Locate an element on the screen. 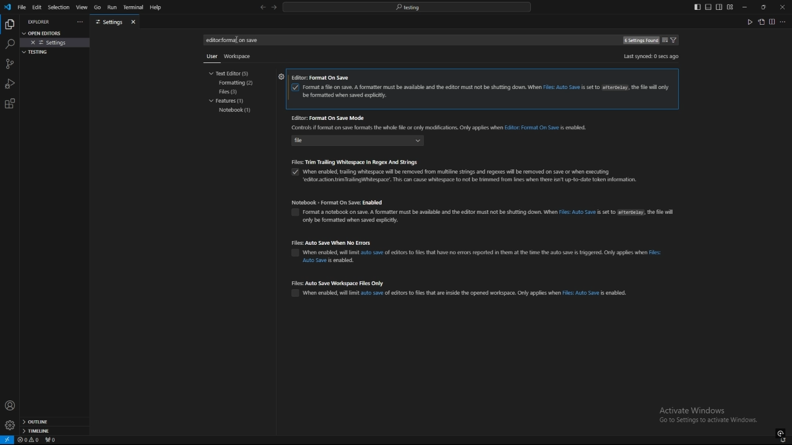  checked is located at coordinates (296, 88).